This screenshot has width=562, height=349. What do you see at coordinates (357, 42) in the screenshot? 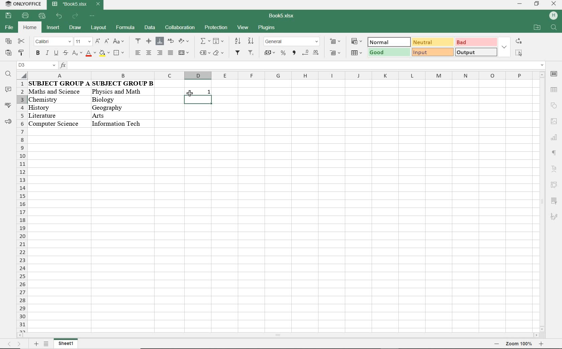
I see `conditional formatting` at bounding box center [357, 42].